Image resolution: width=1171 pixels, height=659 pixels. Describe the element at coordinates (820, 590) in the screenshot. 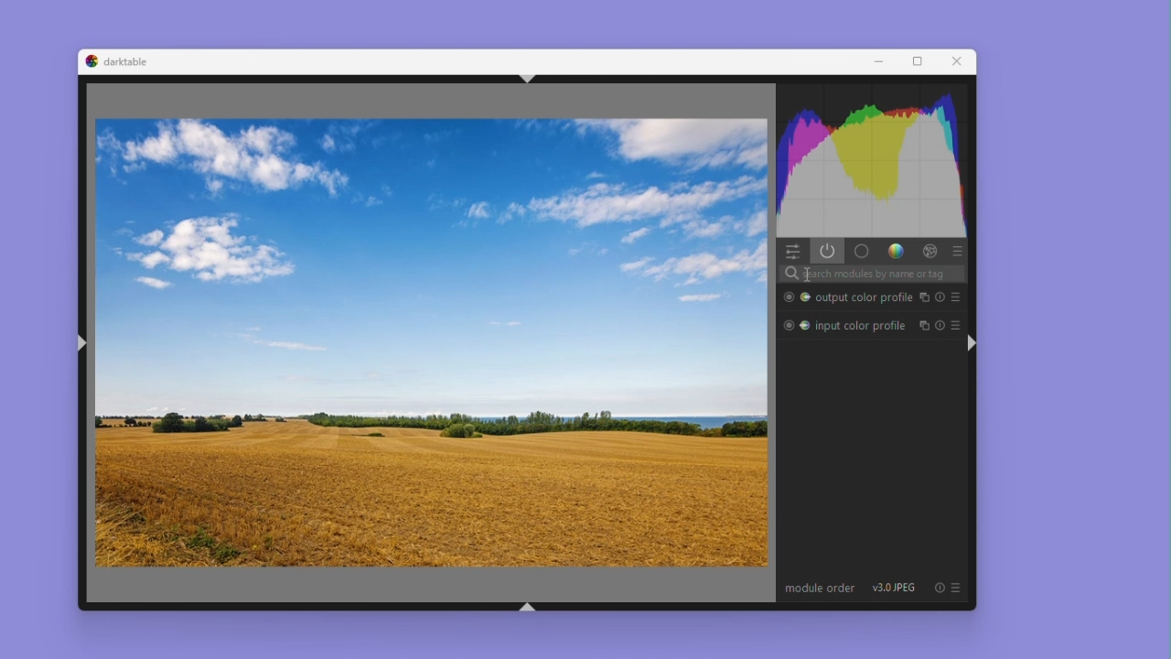

I see `module order` at that location.